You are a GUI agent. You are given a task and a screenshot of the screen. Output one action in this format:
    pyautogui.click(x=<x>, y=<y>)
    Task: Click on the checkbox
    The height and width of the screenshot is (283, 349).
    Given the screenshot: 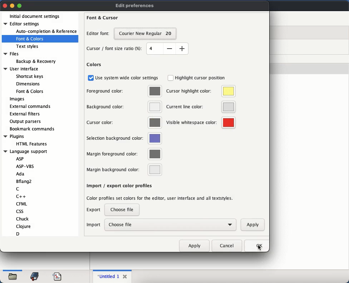 What is the action you would take?
    pyautogui.click(x=170, y=78)
    